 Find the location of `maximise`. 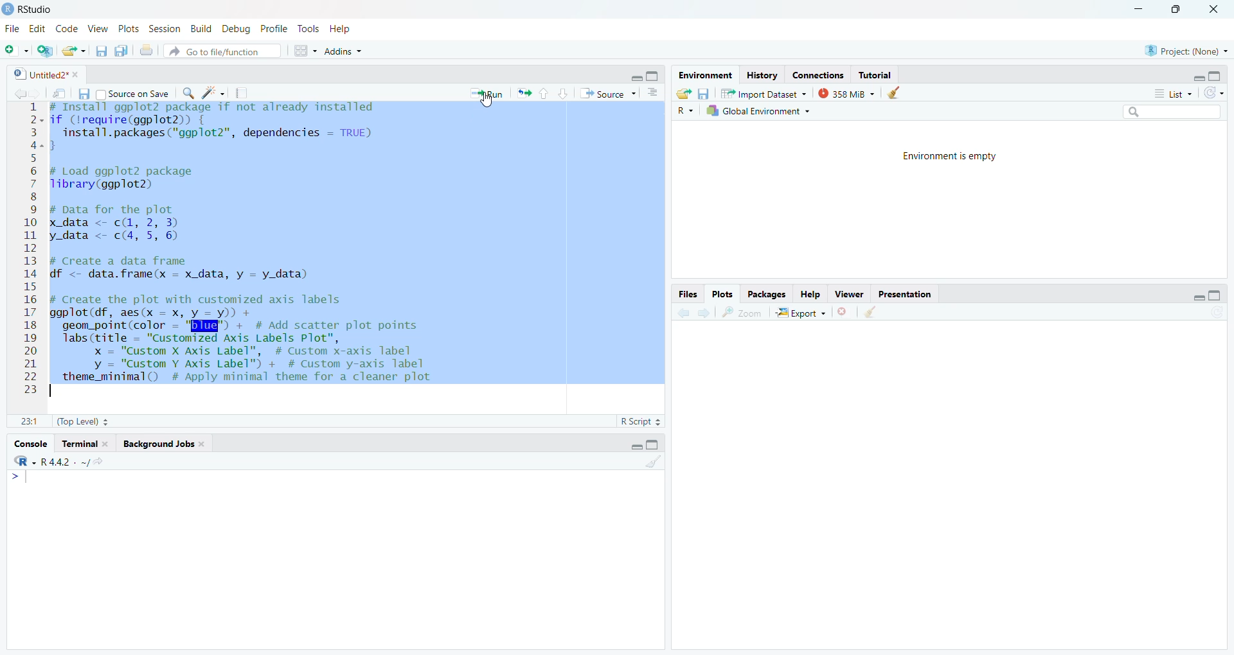

maximise is located at coordinates (1179, 10).